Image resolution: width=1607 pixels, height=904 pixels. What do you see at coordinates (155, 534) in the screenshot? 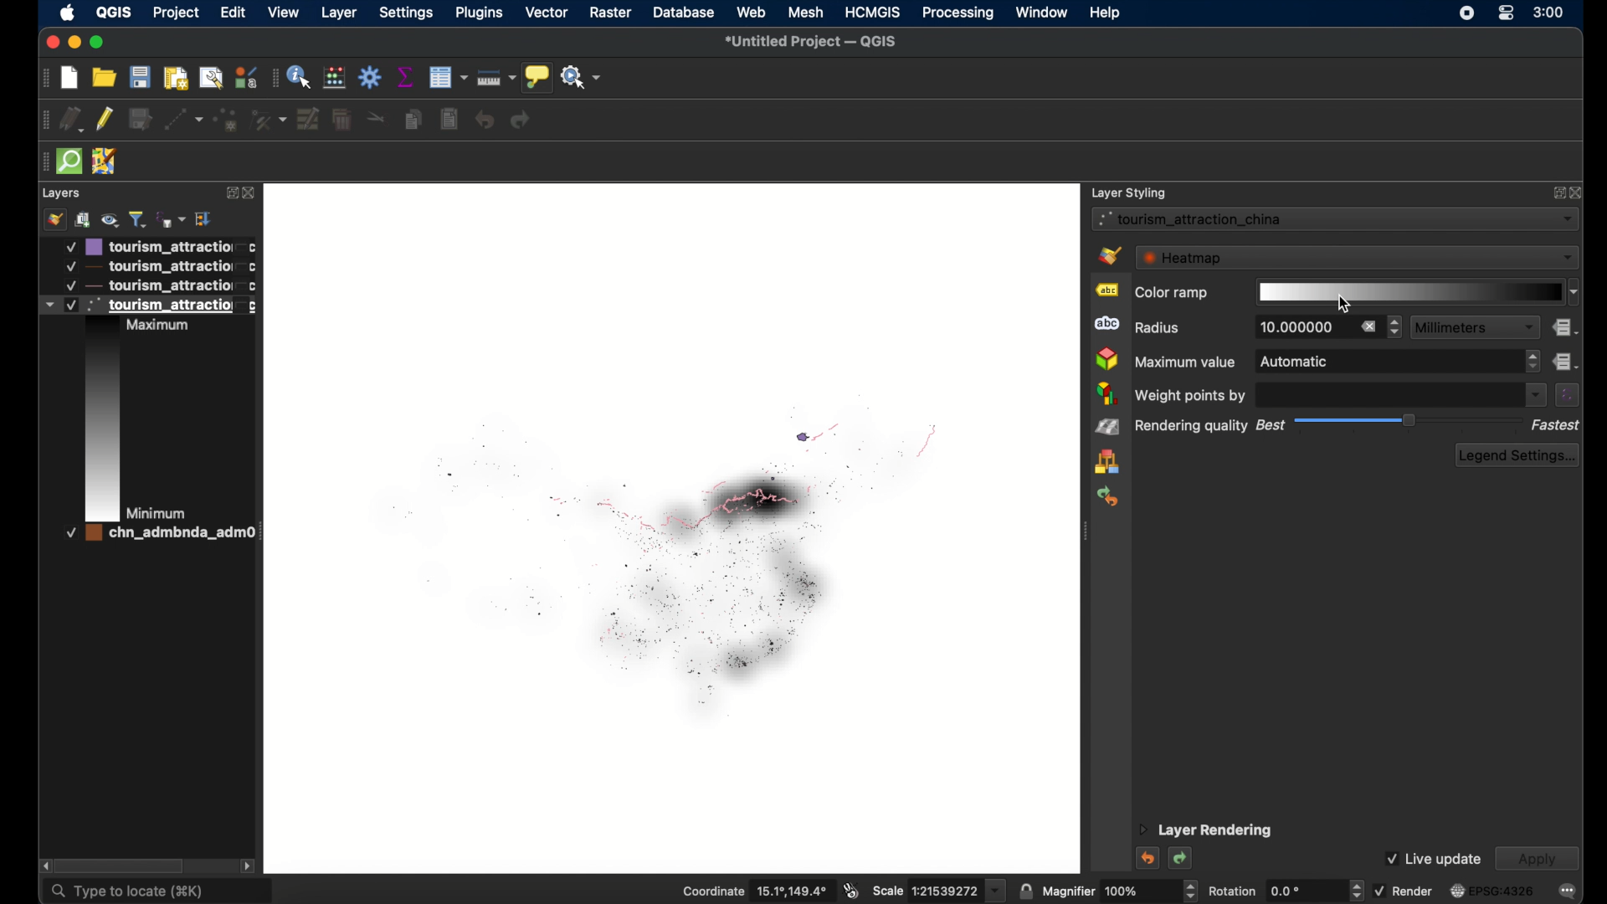
I see `layer 4` at bounding box center [155, 534].